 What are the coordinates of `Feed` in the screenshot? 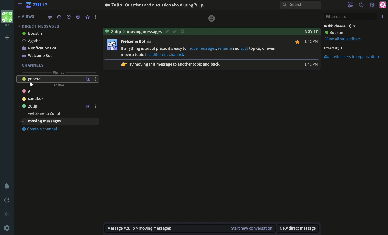 It's located at (50, 16).